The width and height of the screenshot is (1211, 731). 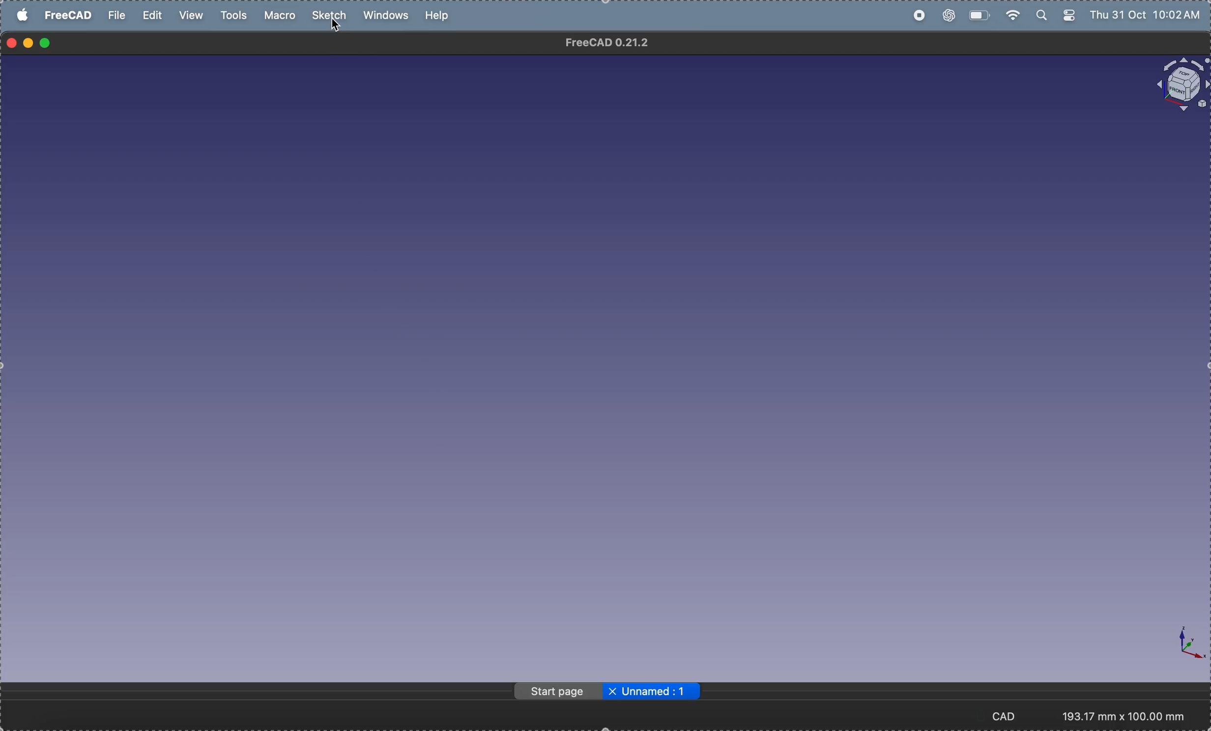 I want to click on page start, so click(x=557, y=691).